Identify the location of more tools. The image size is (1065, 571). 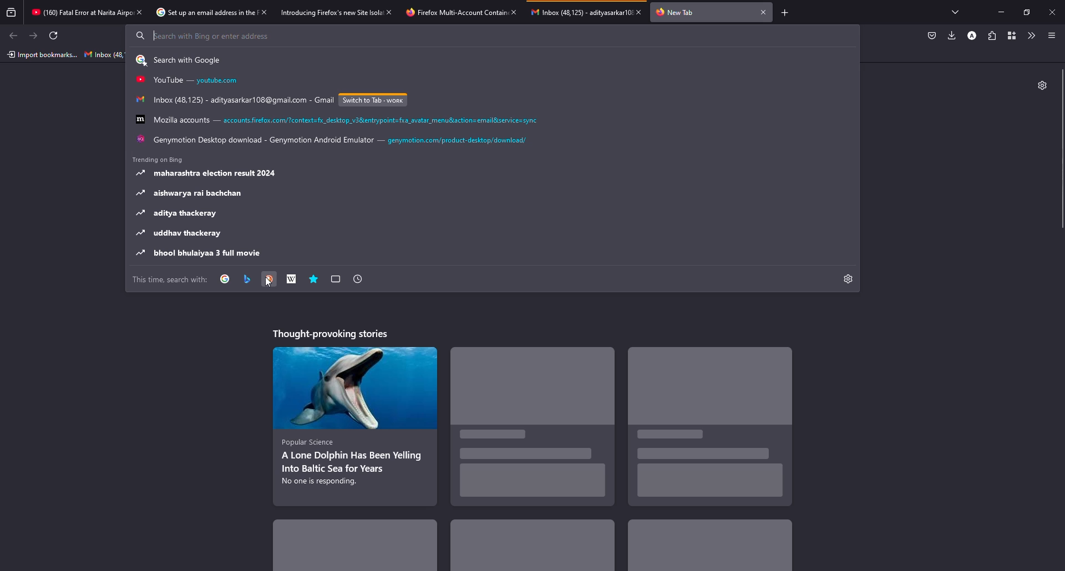
(1030, 35).